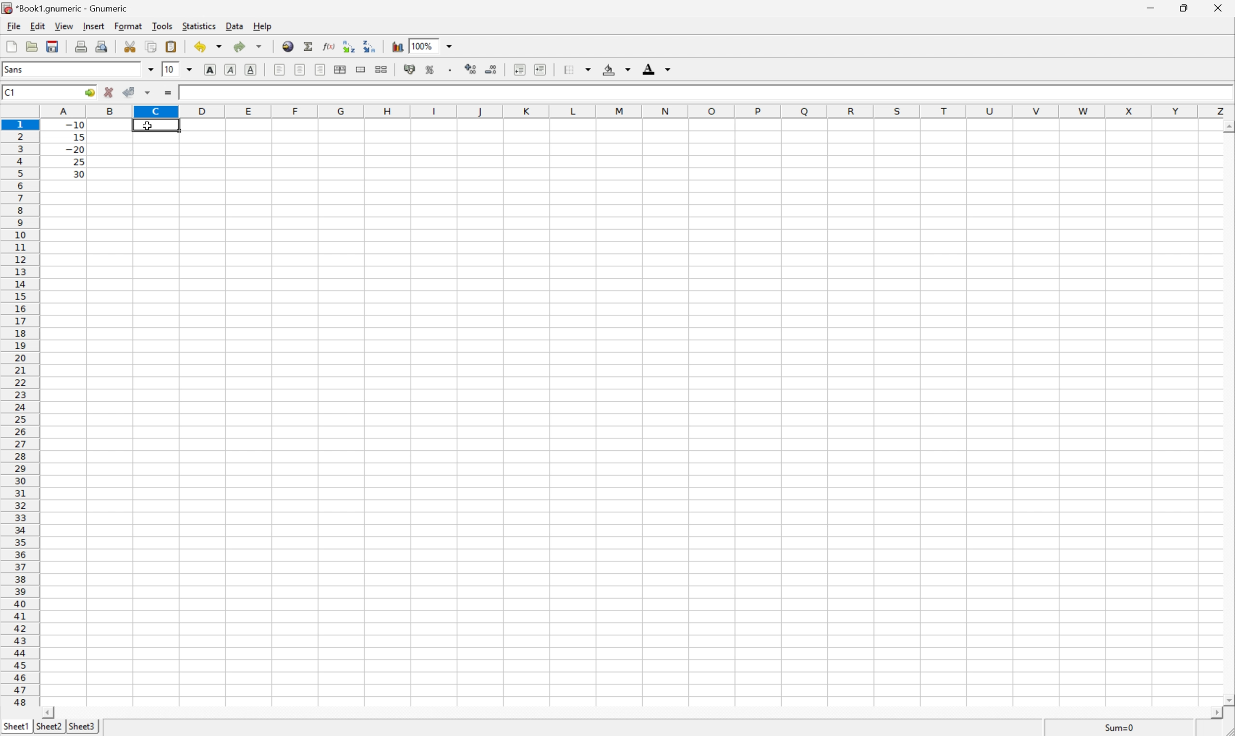  What do you see at coordinates (347, 46) in the screenshot?
I see `Sort the selected region in ascending order based on the first column selected` at bounding box center [347, 46].